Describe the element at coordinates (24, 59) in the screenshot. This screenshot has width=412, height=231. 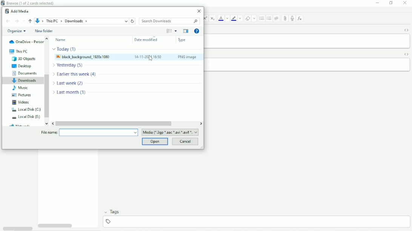
I see `3D Objects` at that location.